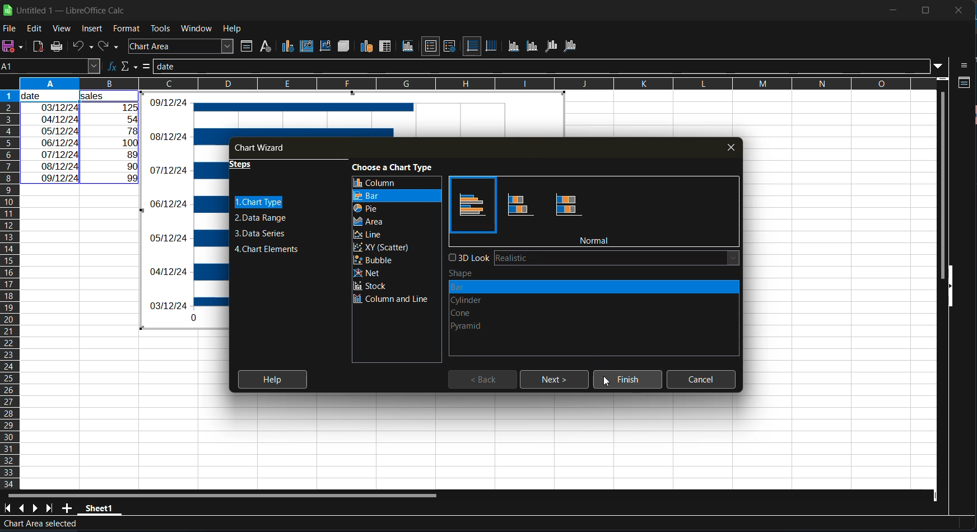 The width and height of the screenshot is (977, 532). I want to click on insert, so click(93, 28).